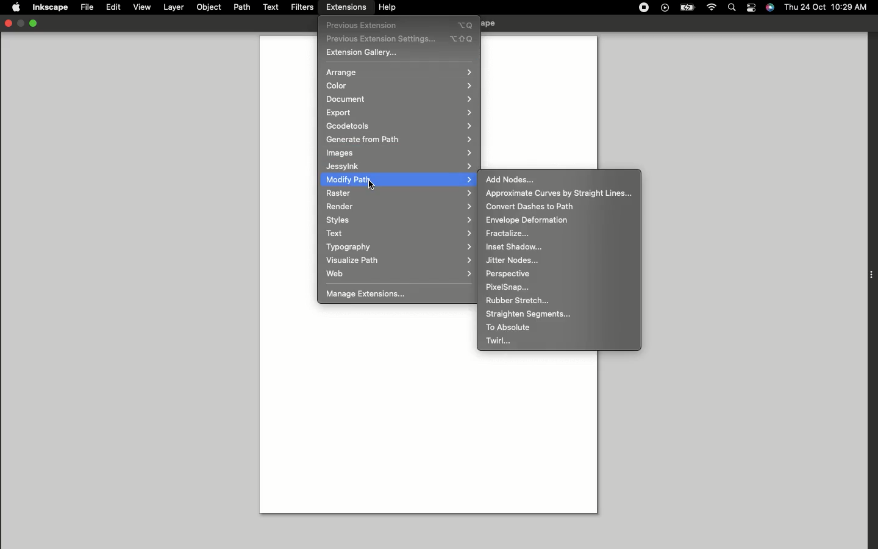  I want to click on Manage Extensions, so click(368, 294).